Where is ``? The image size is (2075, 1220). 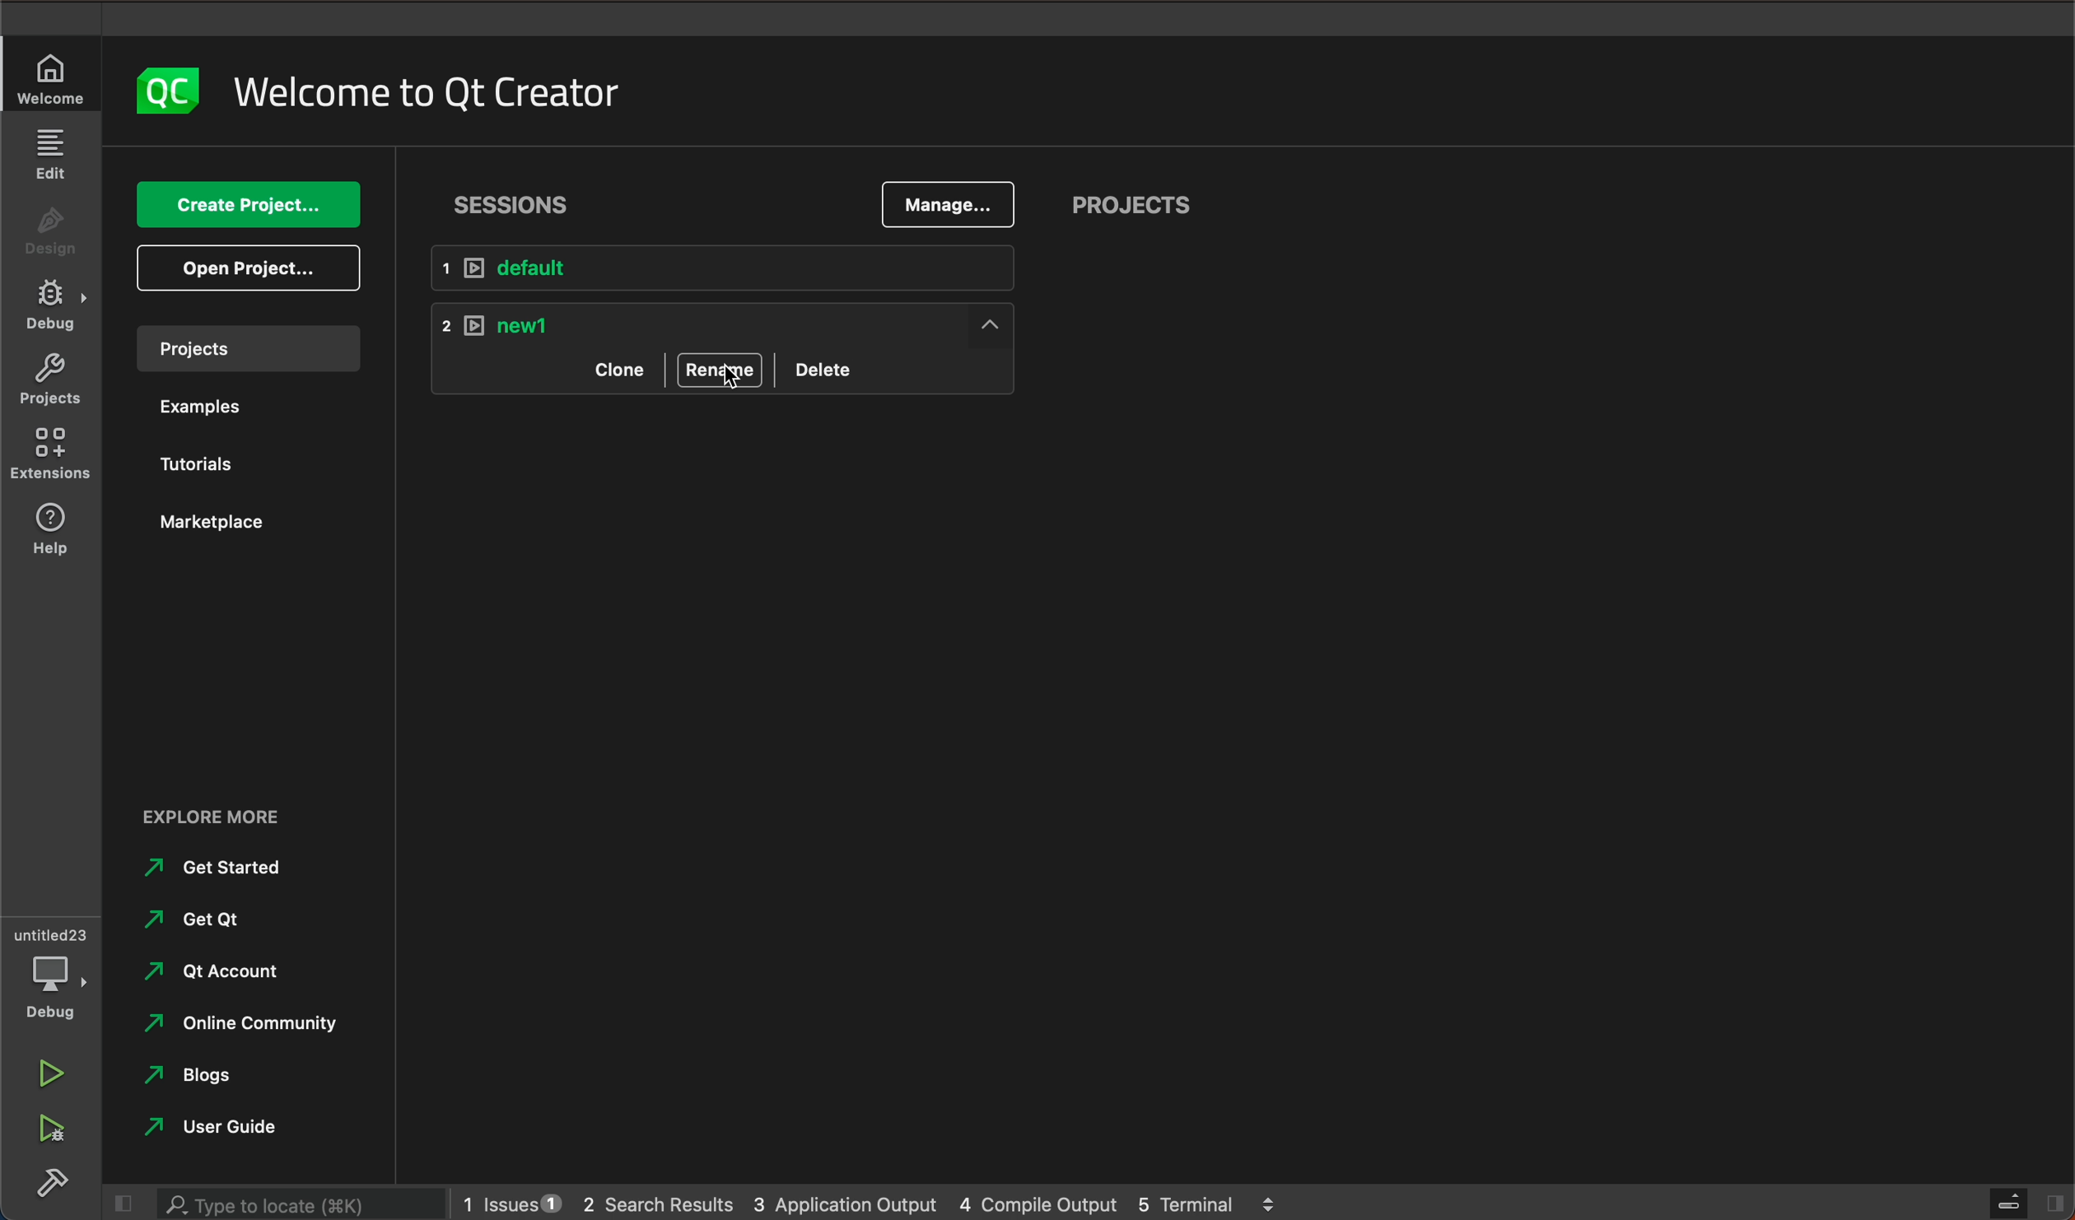
 is located at coordinates (53, 1186).